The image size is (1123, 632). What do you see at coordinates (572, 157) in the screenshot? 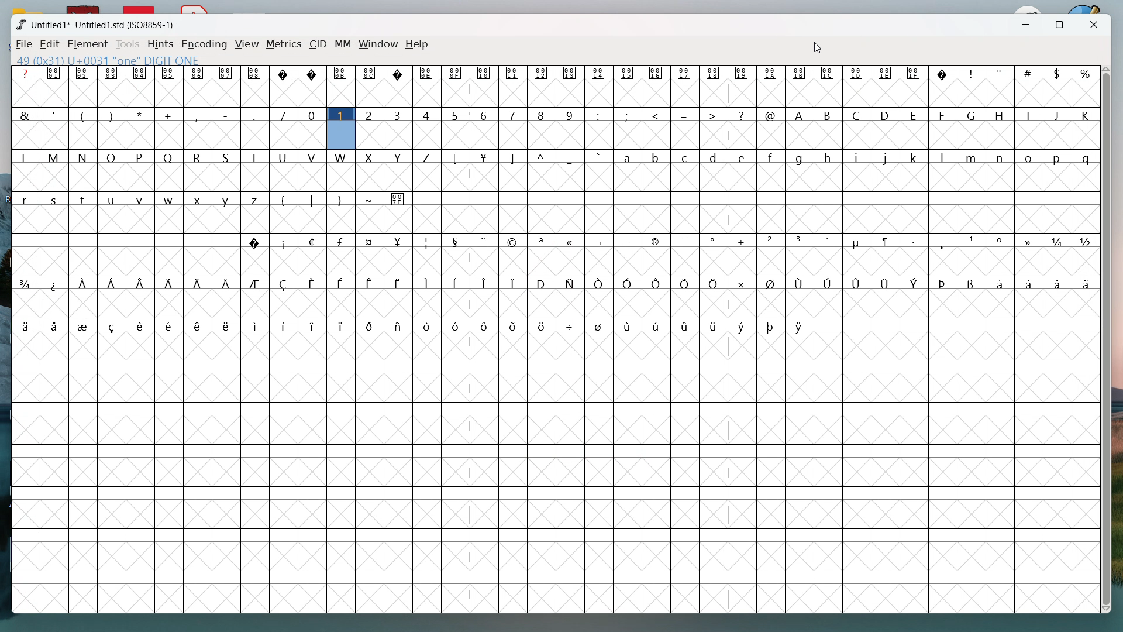
I see `_` at bounding box center [572, 157].